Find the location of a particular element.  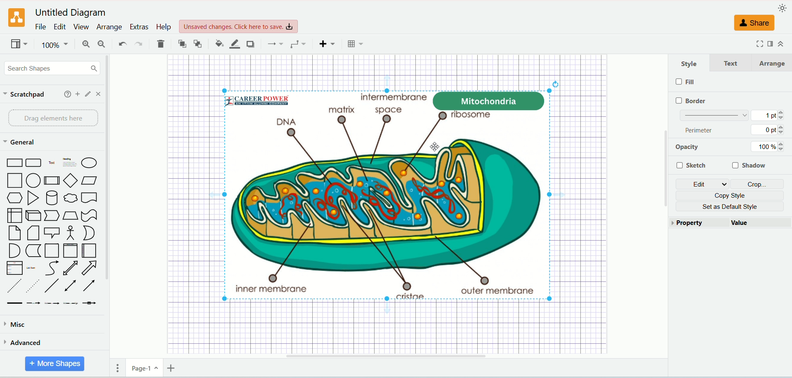

Process is located at coordinates (52, 181).